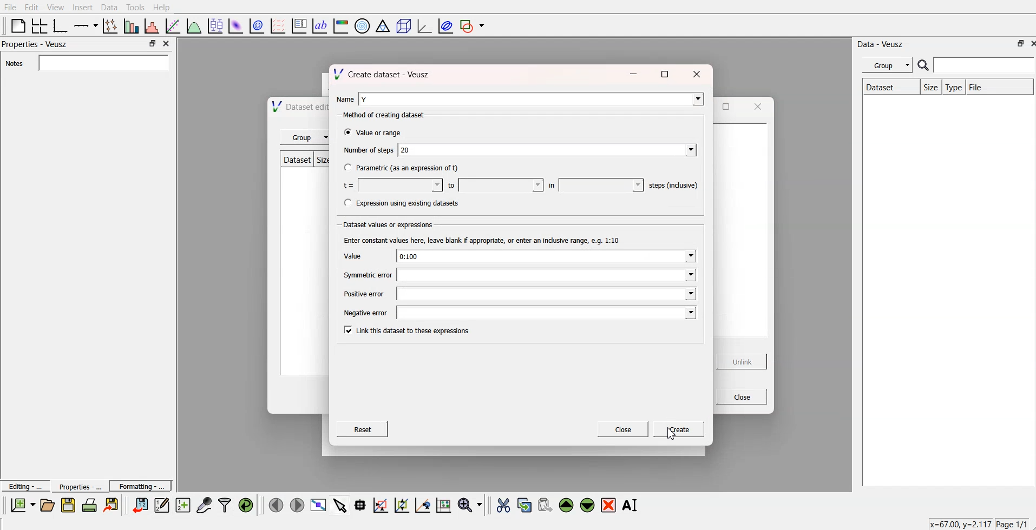 This screenshot has height=530, width=1036. I want to click on maximize, so click(666, 74).